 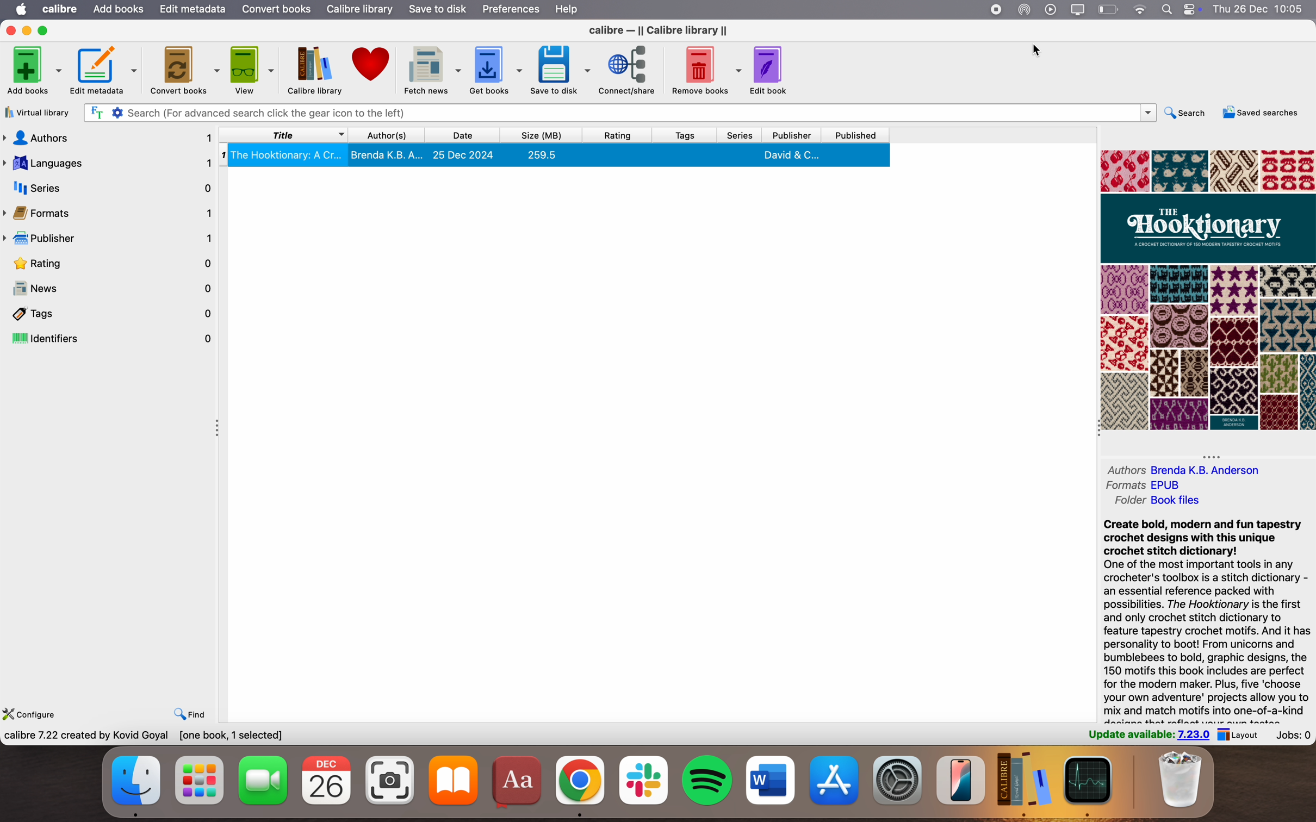 I want to click on title, so click(x=285, y=135).